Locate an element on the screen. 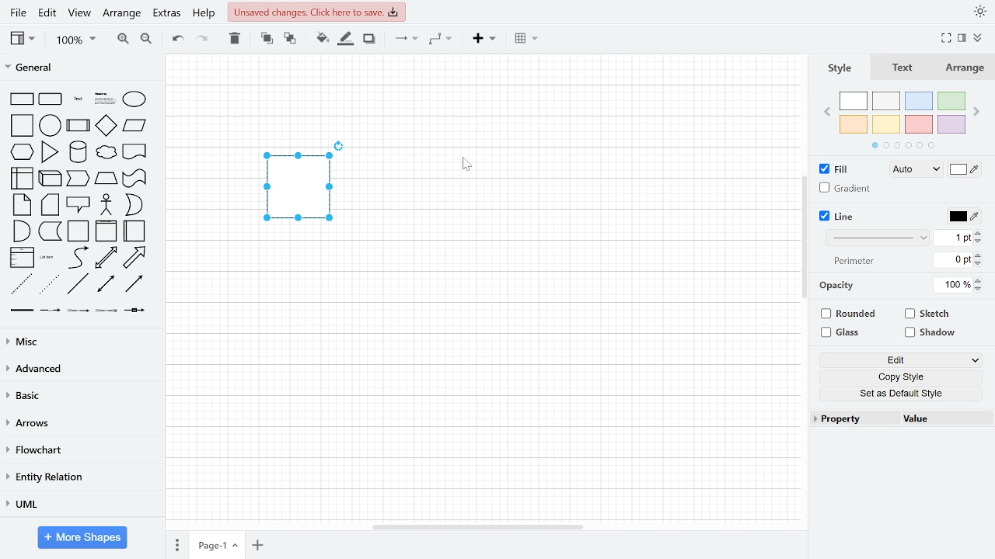 The image size is (995, 559). tape is located at coordinates (135, 178).